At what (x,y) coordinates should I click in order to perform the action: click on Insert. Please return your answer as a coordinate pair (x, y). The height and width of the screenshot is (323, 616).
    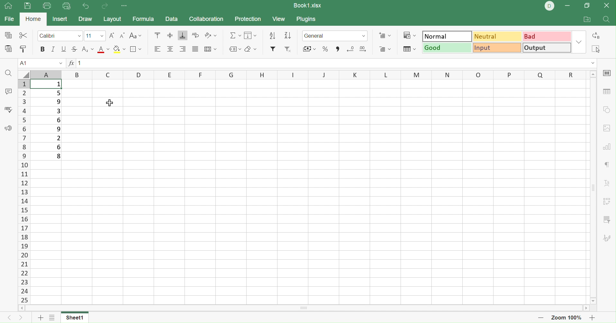
    Looking at the image, I should click on (60, 19).